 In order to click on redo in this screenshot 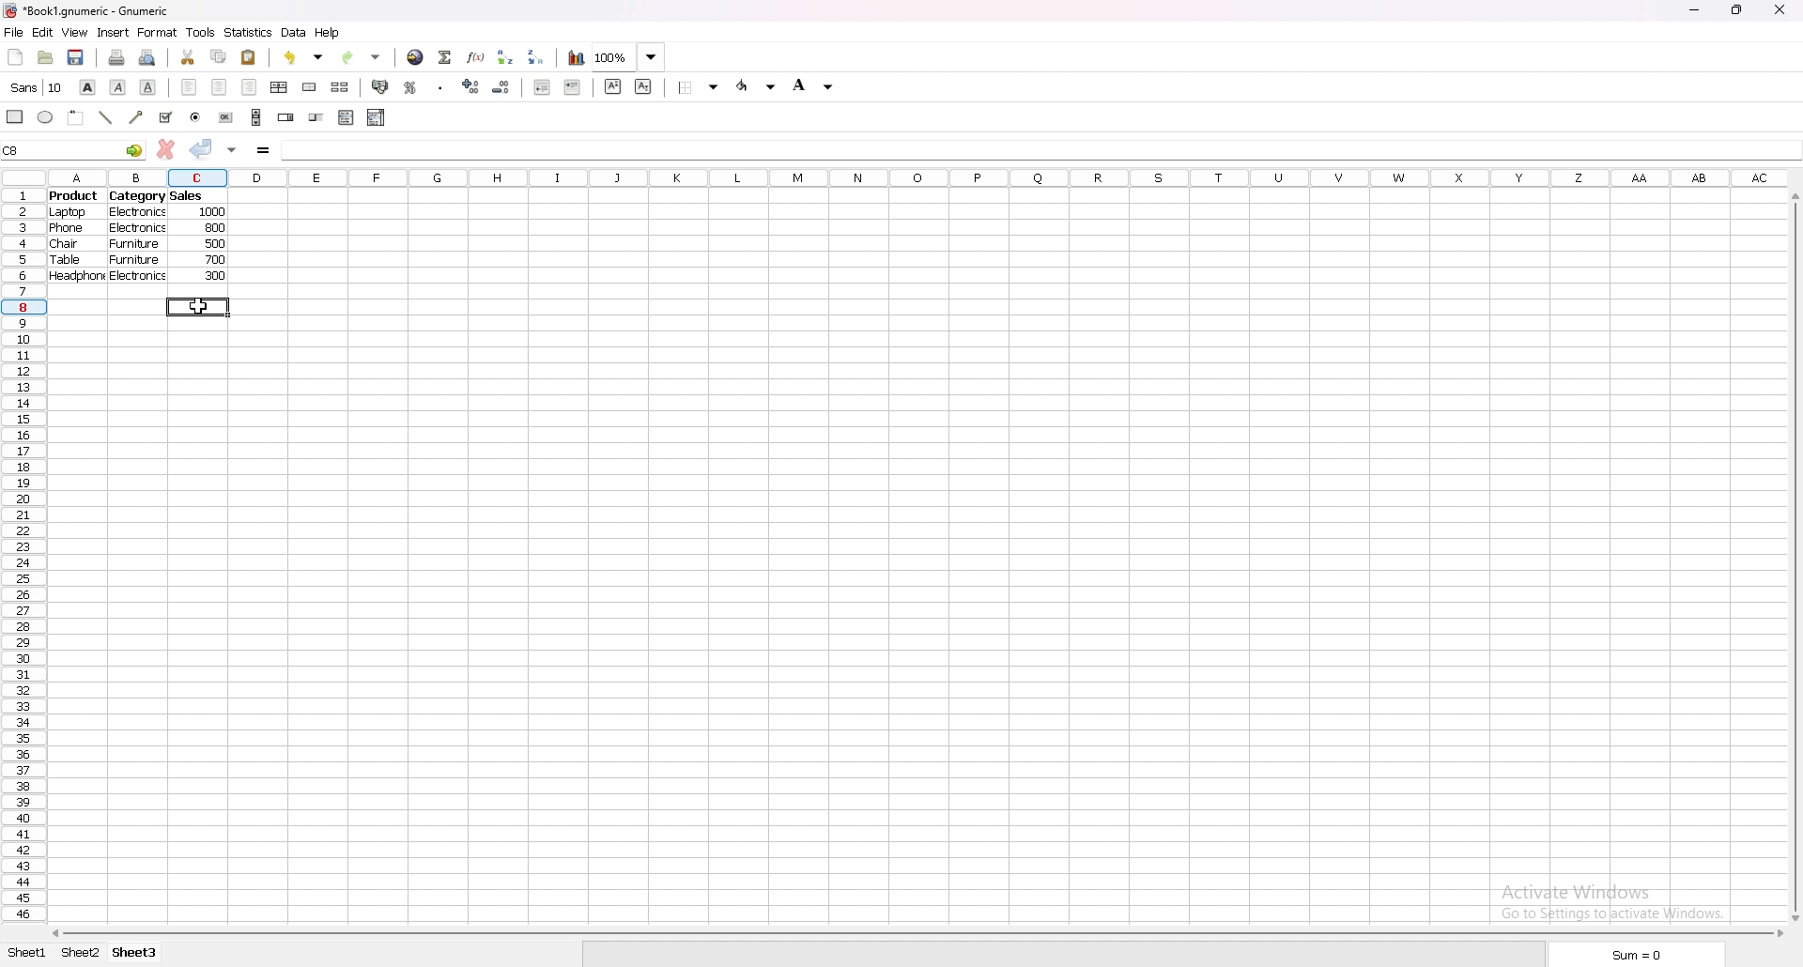, I will do `click(362, 56)`.